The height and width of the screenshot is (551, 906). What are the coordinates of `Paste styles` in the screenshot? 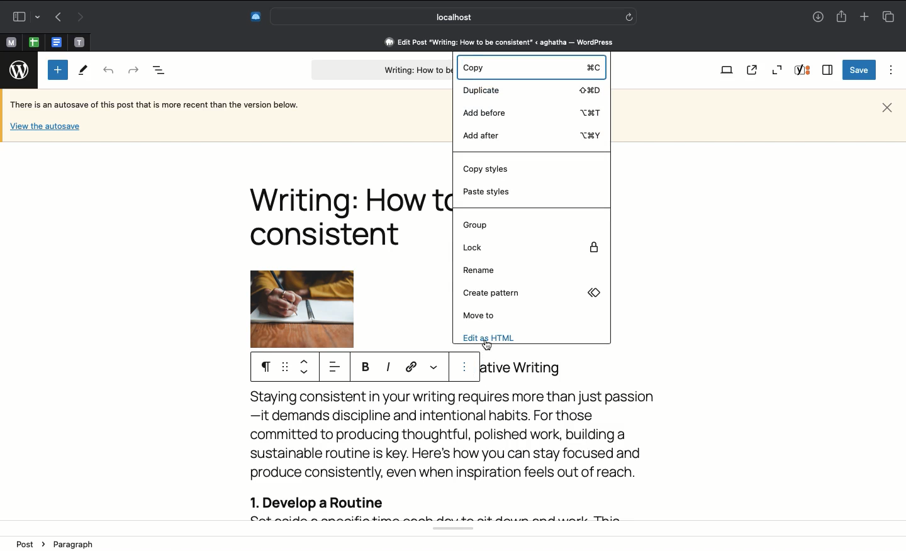 It's located at (491, 193).